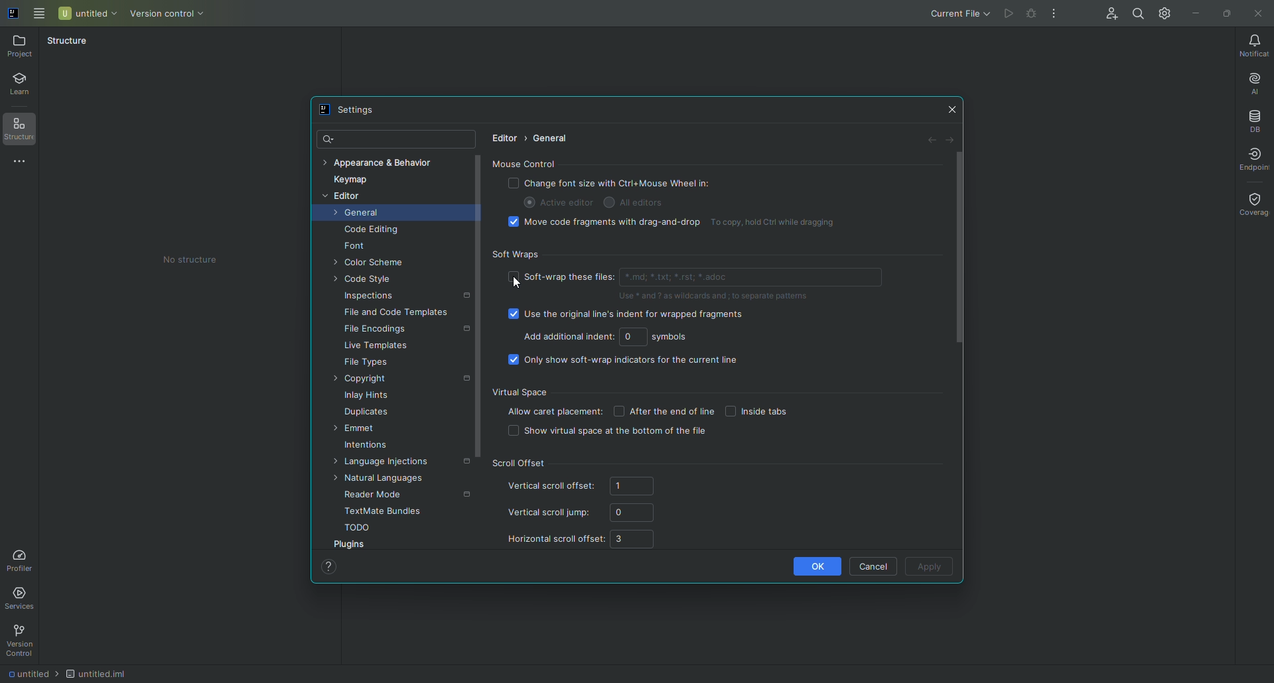 This screenshot has height=683, width=1274. What do you see at coordinates (21, 643) in the screenshot?
I see `Version Control` at bounding box center [21, 643].